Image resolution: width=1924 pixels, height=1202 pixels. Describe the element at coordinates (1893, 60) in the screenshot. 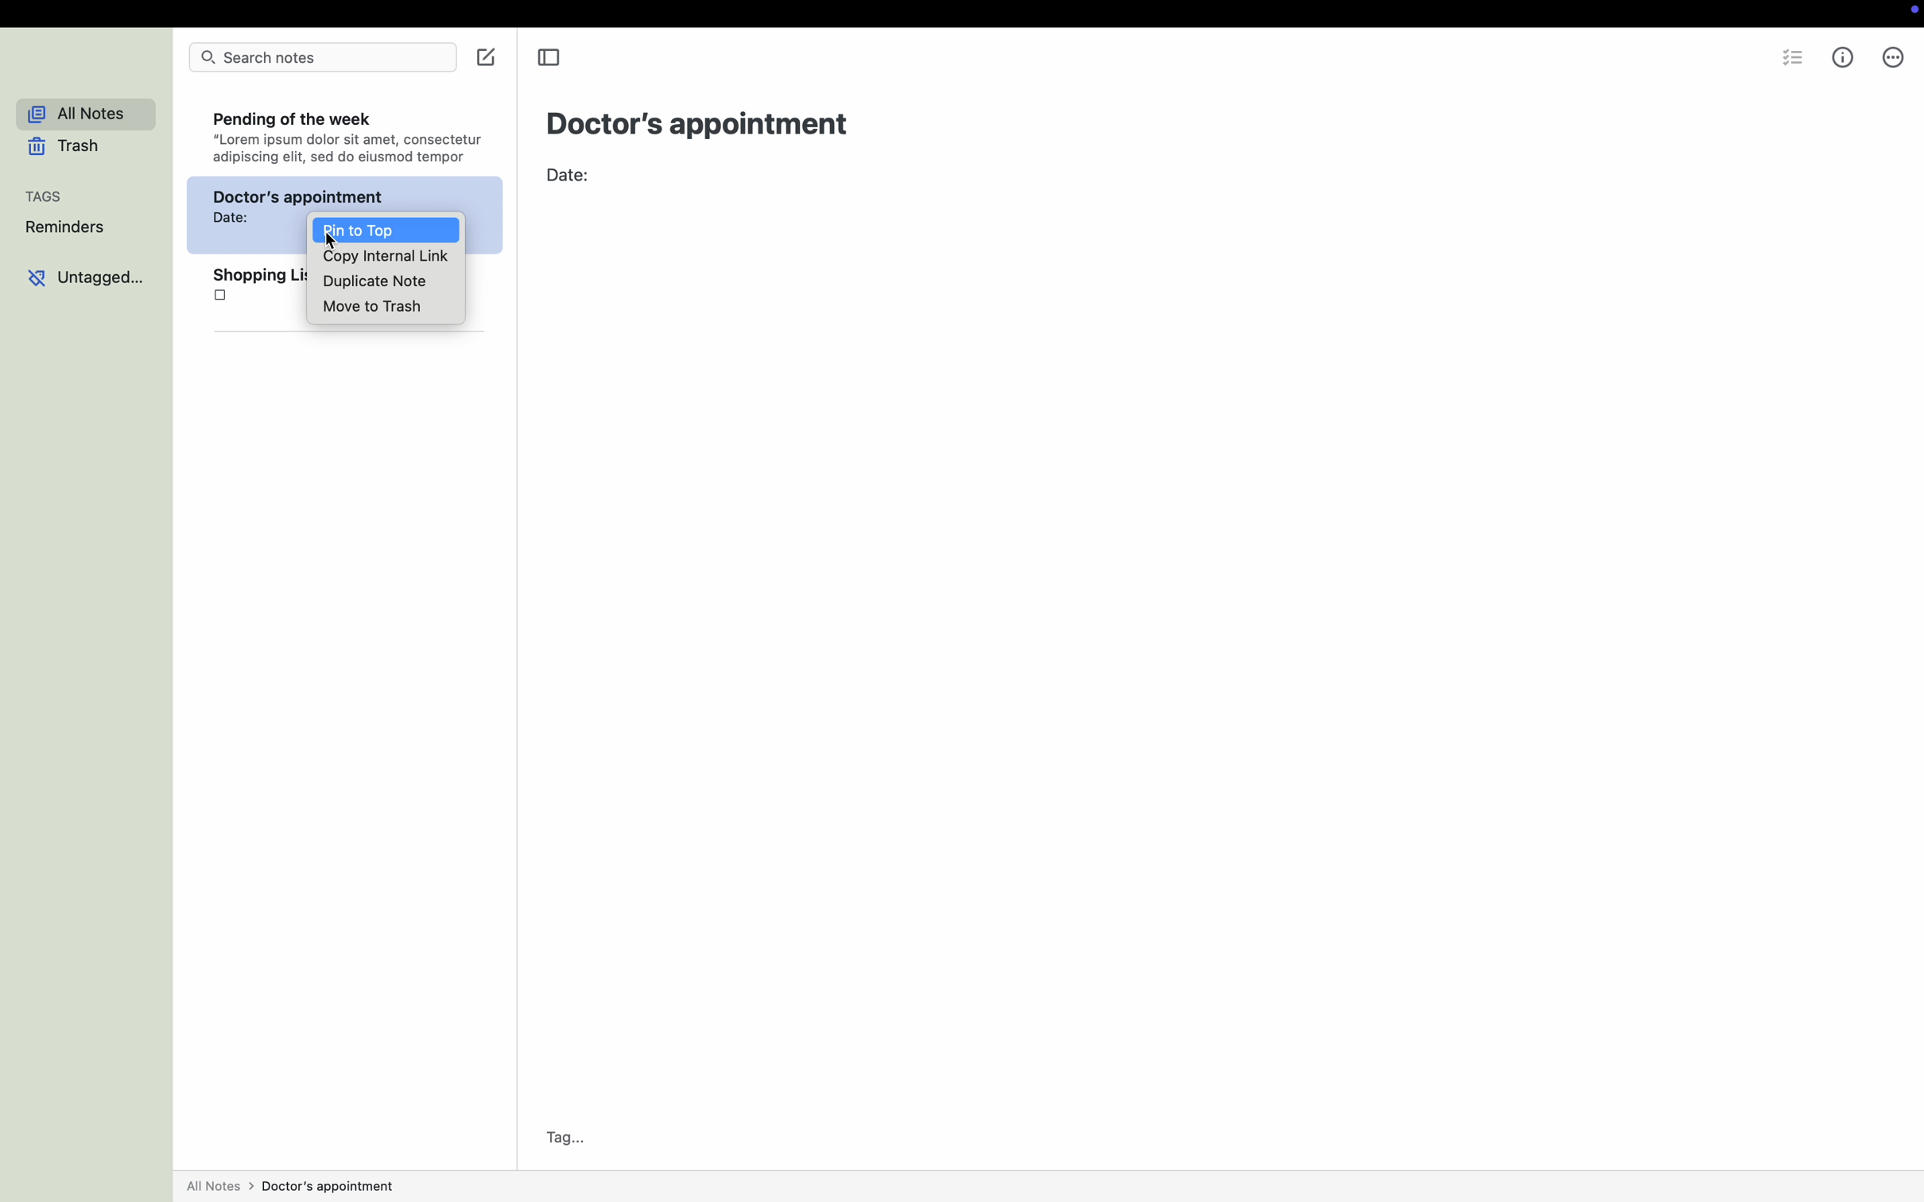

I see `more options` at that location.